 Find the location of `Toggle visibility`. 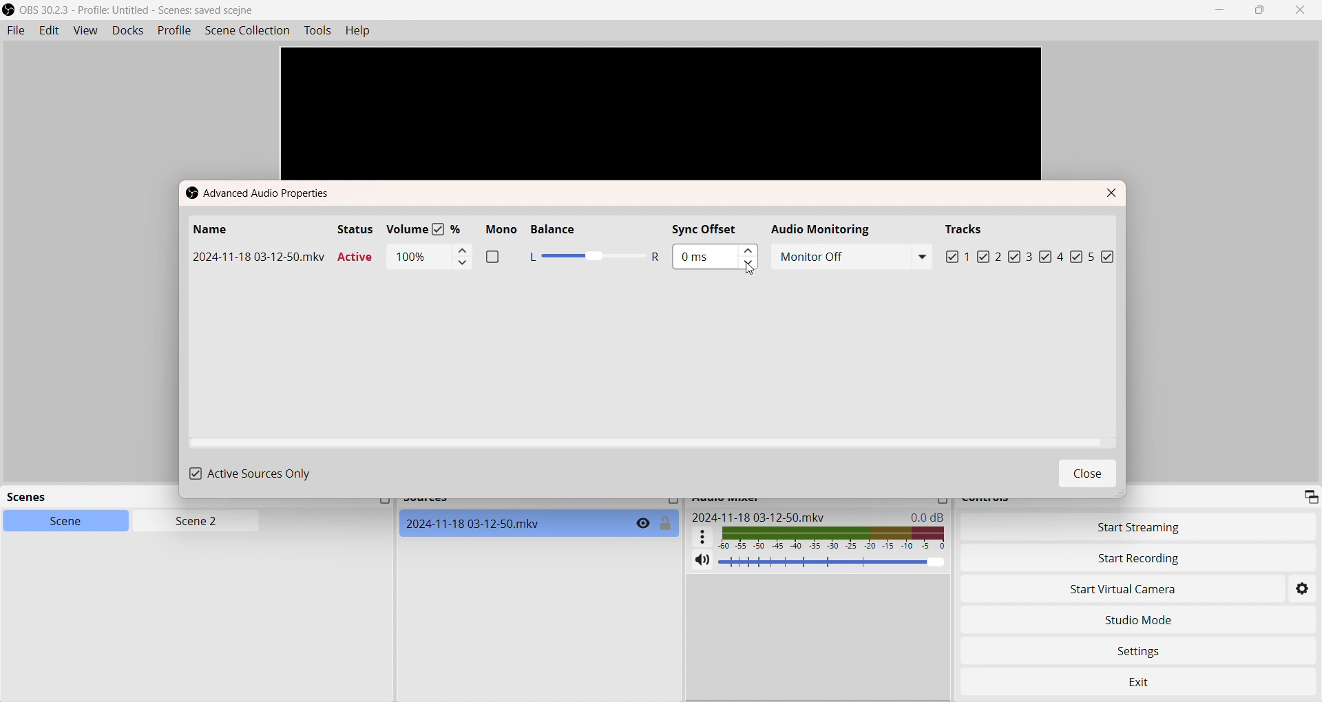

Toggle visibility is located at coordinates (642, 524).